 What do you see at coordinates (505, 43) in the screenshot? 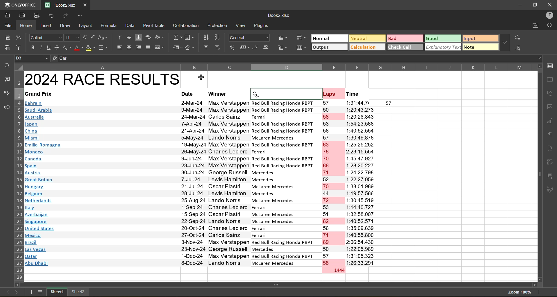
I see `more options` at bounding box center [505, 43].